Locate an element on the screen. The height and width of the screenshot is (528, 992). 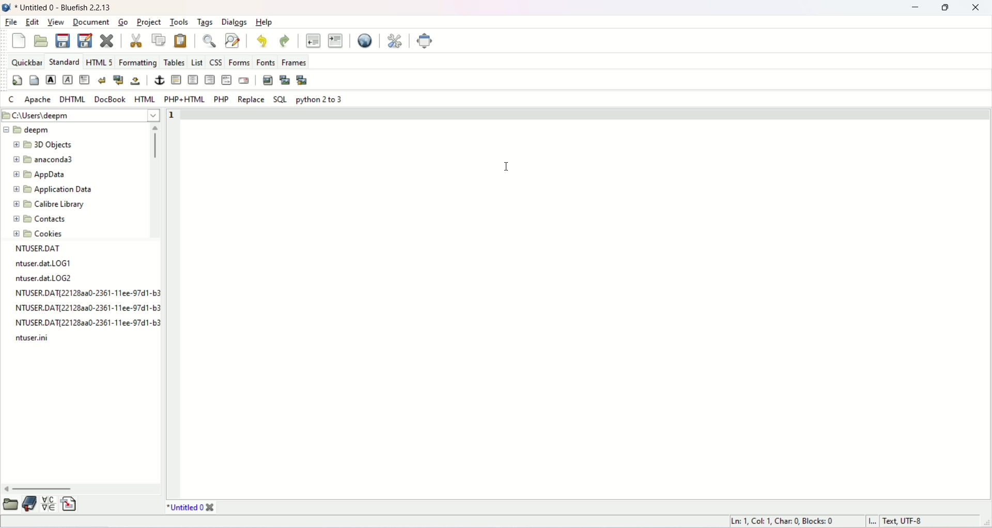
save file as is located at coordinates (84, 42).